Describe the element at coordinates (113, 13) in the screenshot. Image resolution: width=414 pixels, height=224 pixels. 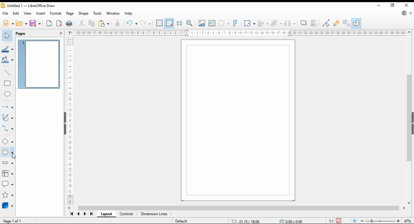
I see `window` at that location.